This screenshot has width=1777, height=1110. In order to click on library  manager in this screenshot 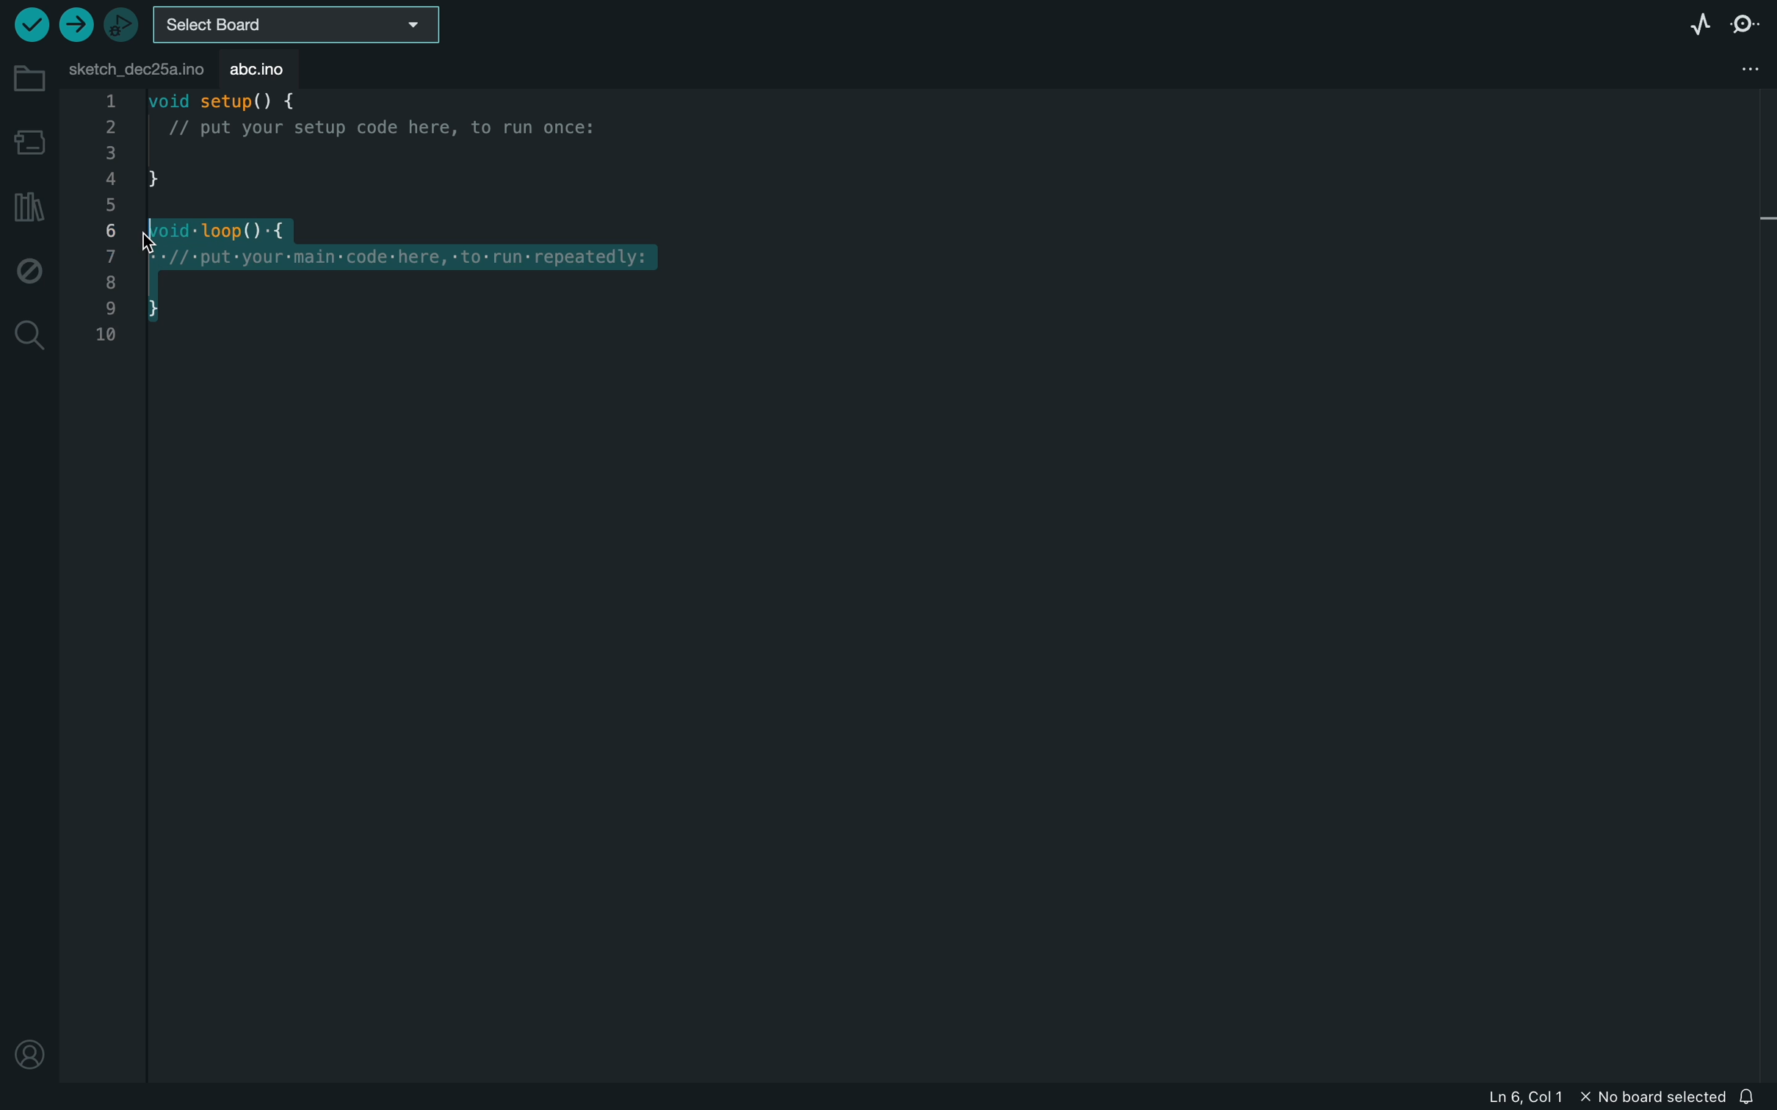, I will do `click(29, 202)`.